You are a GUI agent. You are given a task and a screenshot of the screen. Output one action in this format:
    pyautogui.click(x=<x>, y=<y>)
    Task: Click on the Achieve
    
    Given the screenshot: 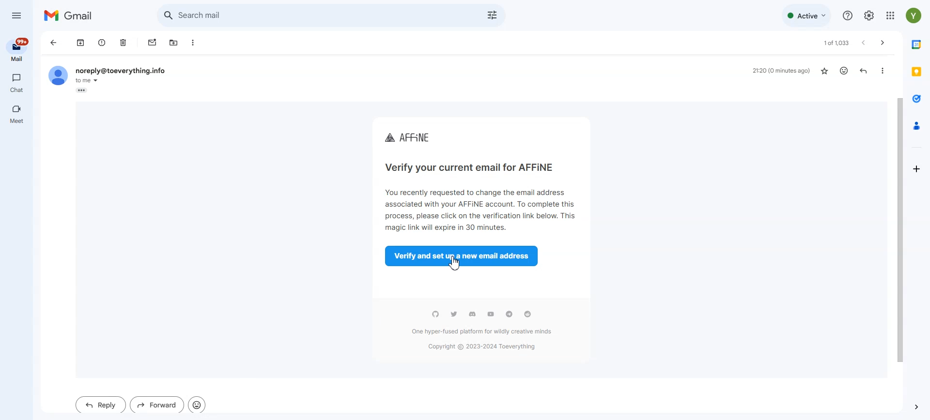 What is the action you would take?
    pyautogui.click(x=79, y=43)
    